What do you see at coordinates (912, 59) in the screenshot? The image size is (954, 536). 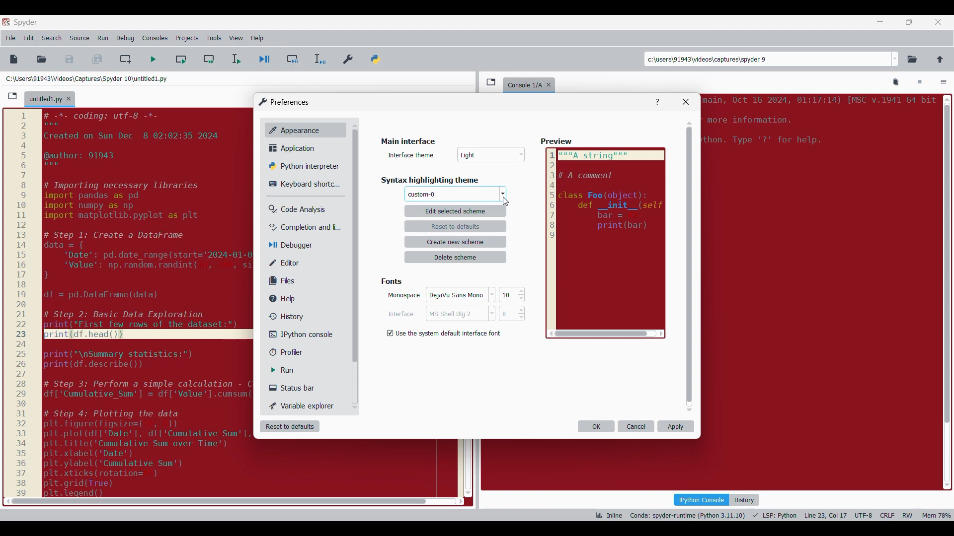 I see `Browse a working directory` at bounding box center [912, 59].